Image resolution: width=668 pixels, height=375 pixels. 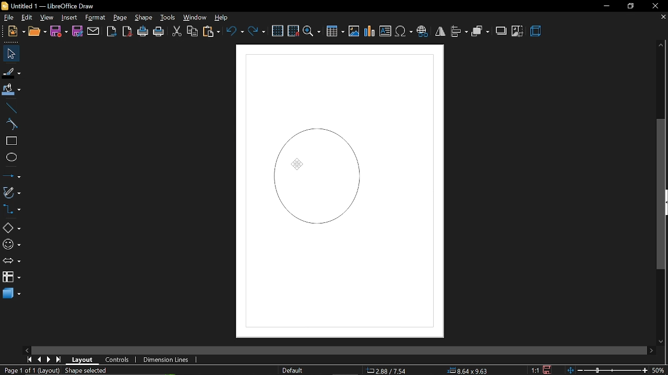 I want to click on edit, so click(x=26, y=18).